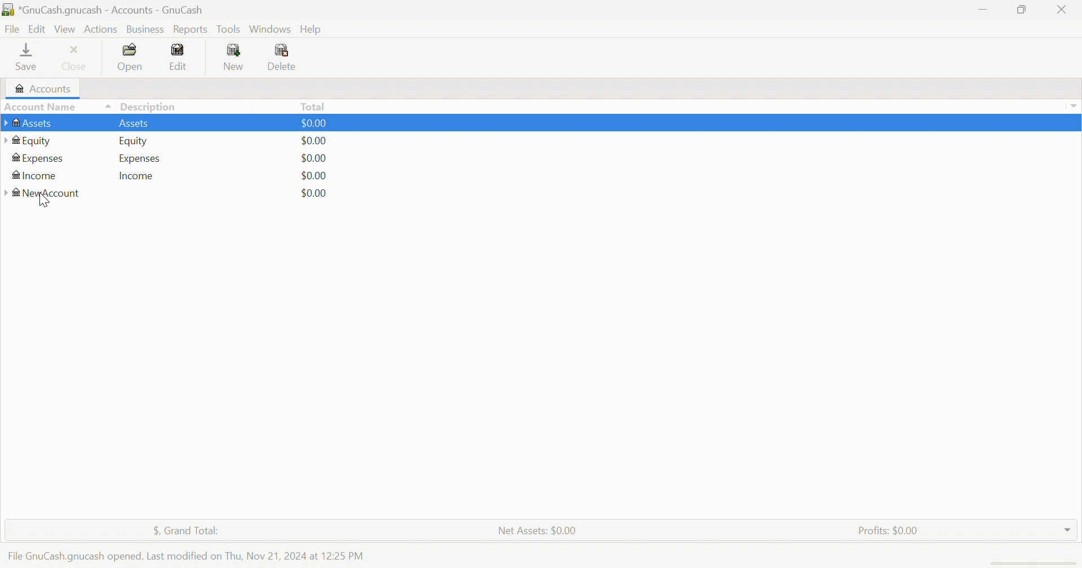  I want to click on Net Assets: $0.00, so click(536, 531).